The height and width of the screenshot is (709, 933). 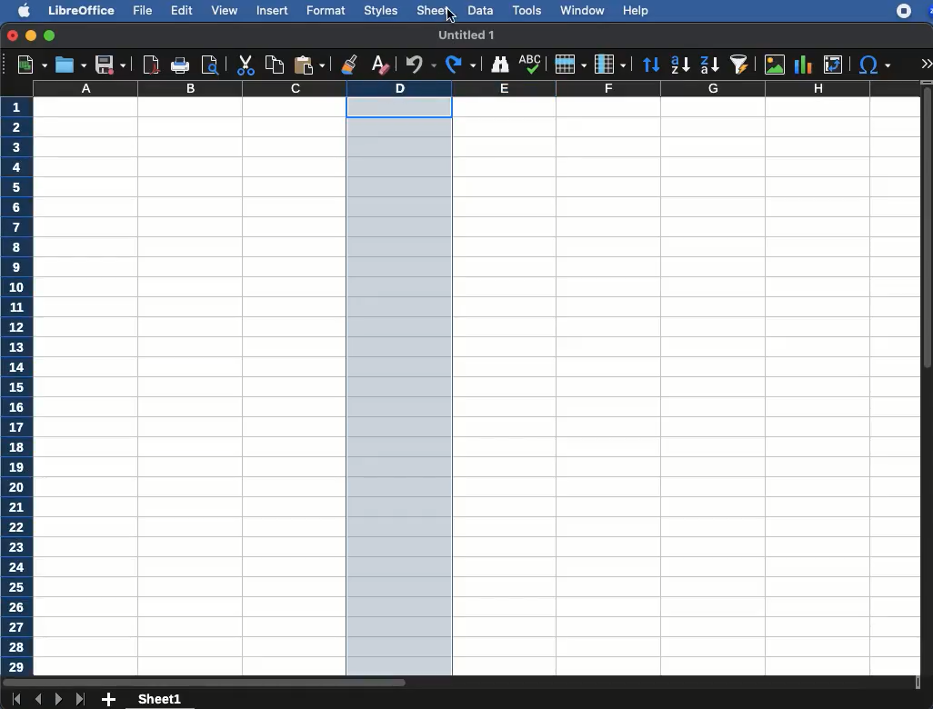 I want to click on find, so click(x=498, y=63).